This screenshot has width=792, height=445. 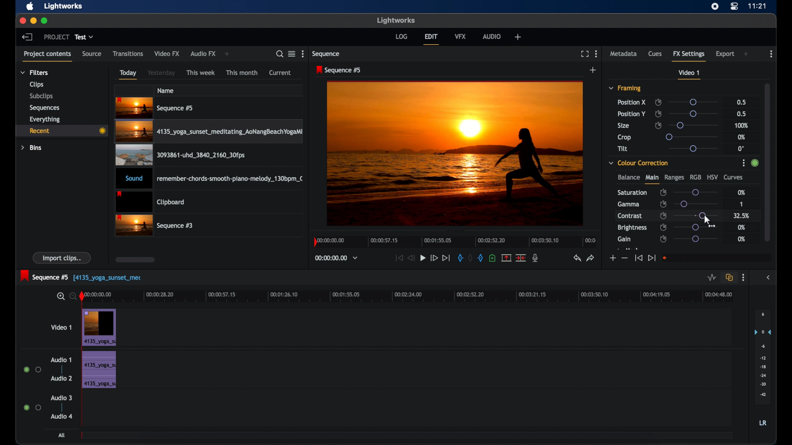 What do you see at coordinates (460, 259) in the screenshot?
I see `in mark` at bounding box center [460, 259].